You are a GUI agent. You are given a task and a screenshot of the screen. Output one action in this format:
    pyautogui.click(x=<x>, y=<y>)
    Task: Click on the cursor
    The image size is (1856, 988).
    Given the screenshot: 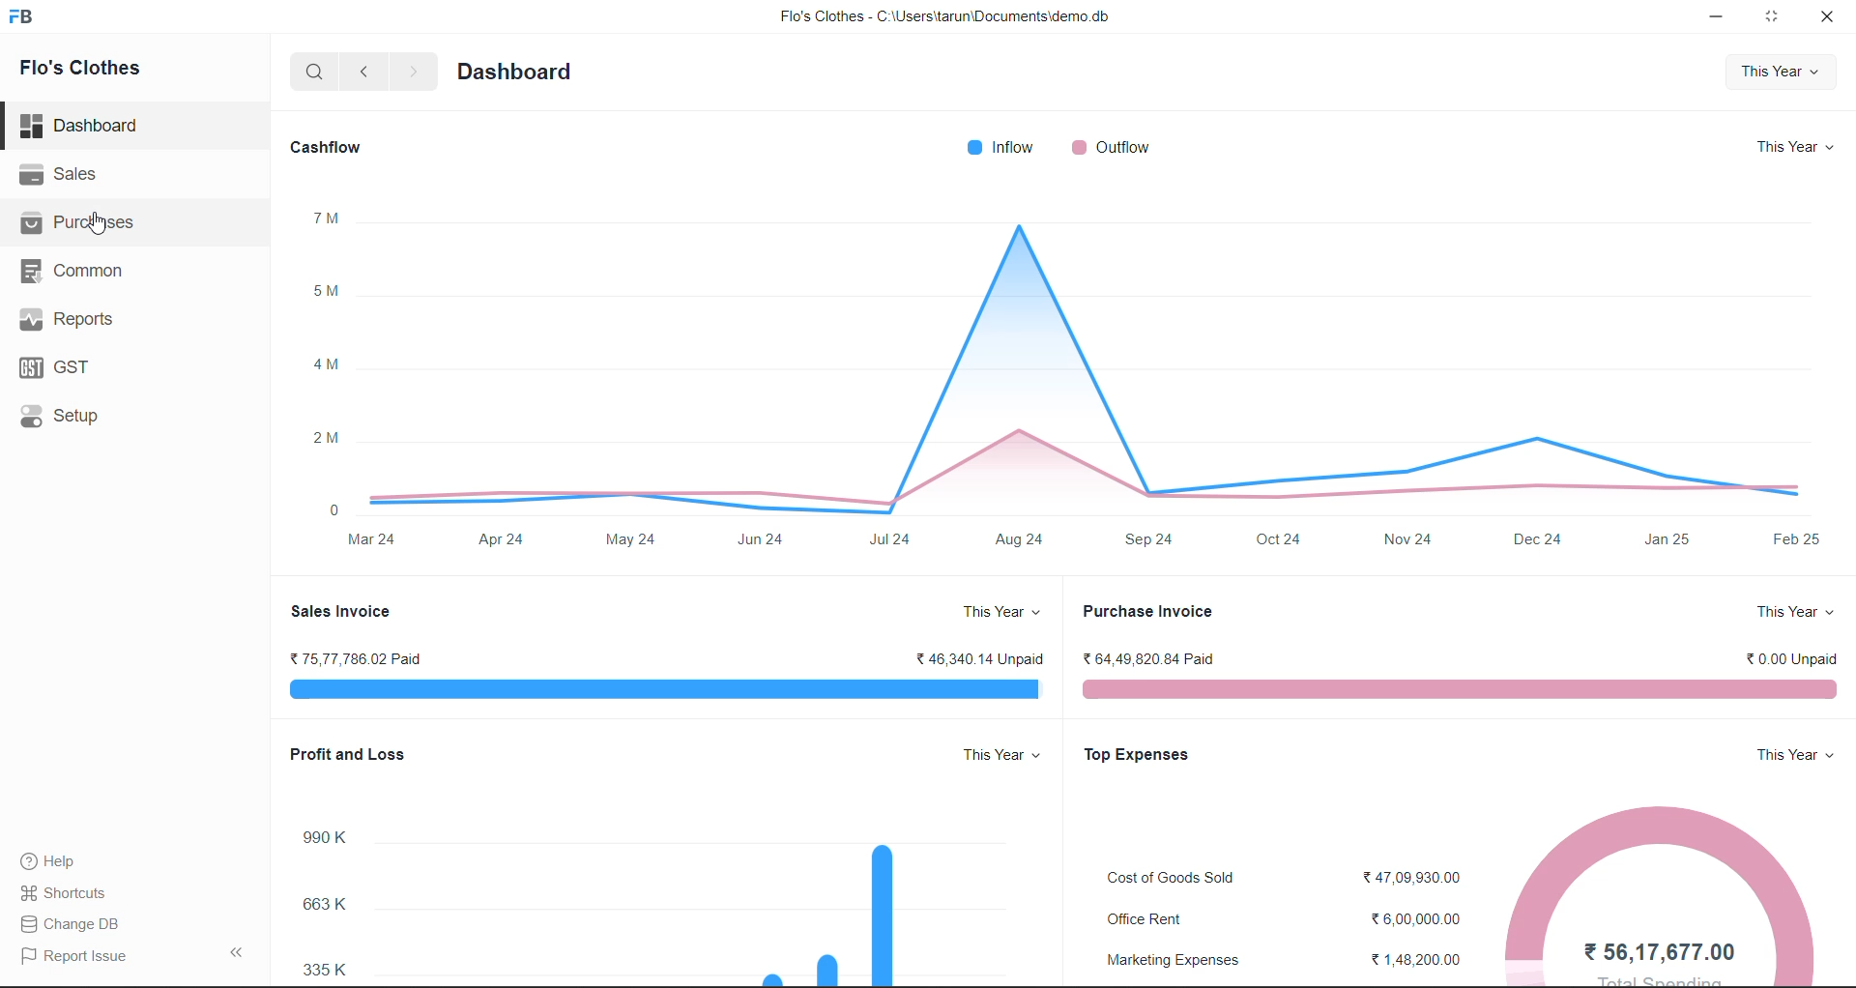 What is the action you would take?
    pyautogui.click(x=100, y=229)
    